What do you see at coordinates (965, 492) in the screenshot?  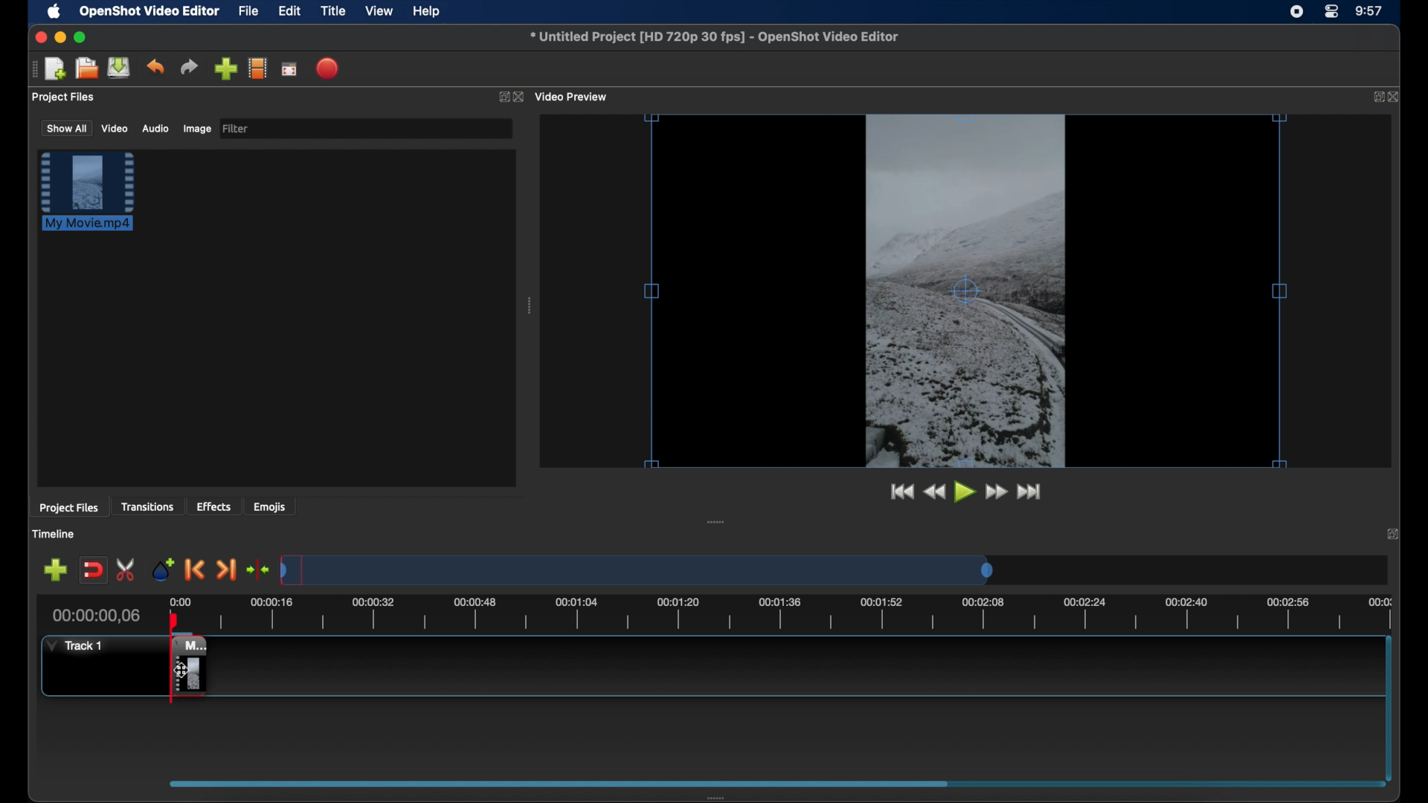 I see `play` at bounding box center [965, 492].